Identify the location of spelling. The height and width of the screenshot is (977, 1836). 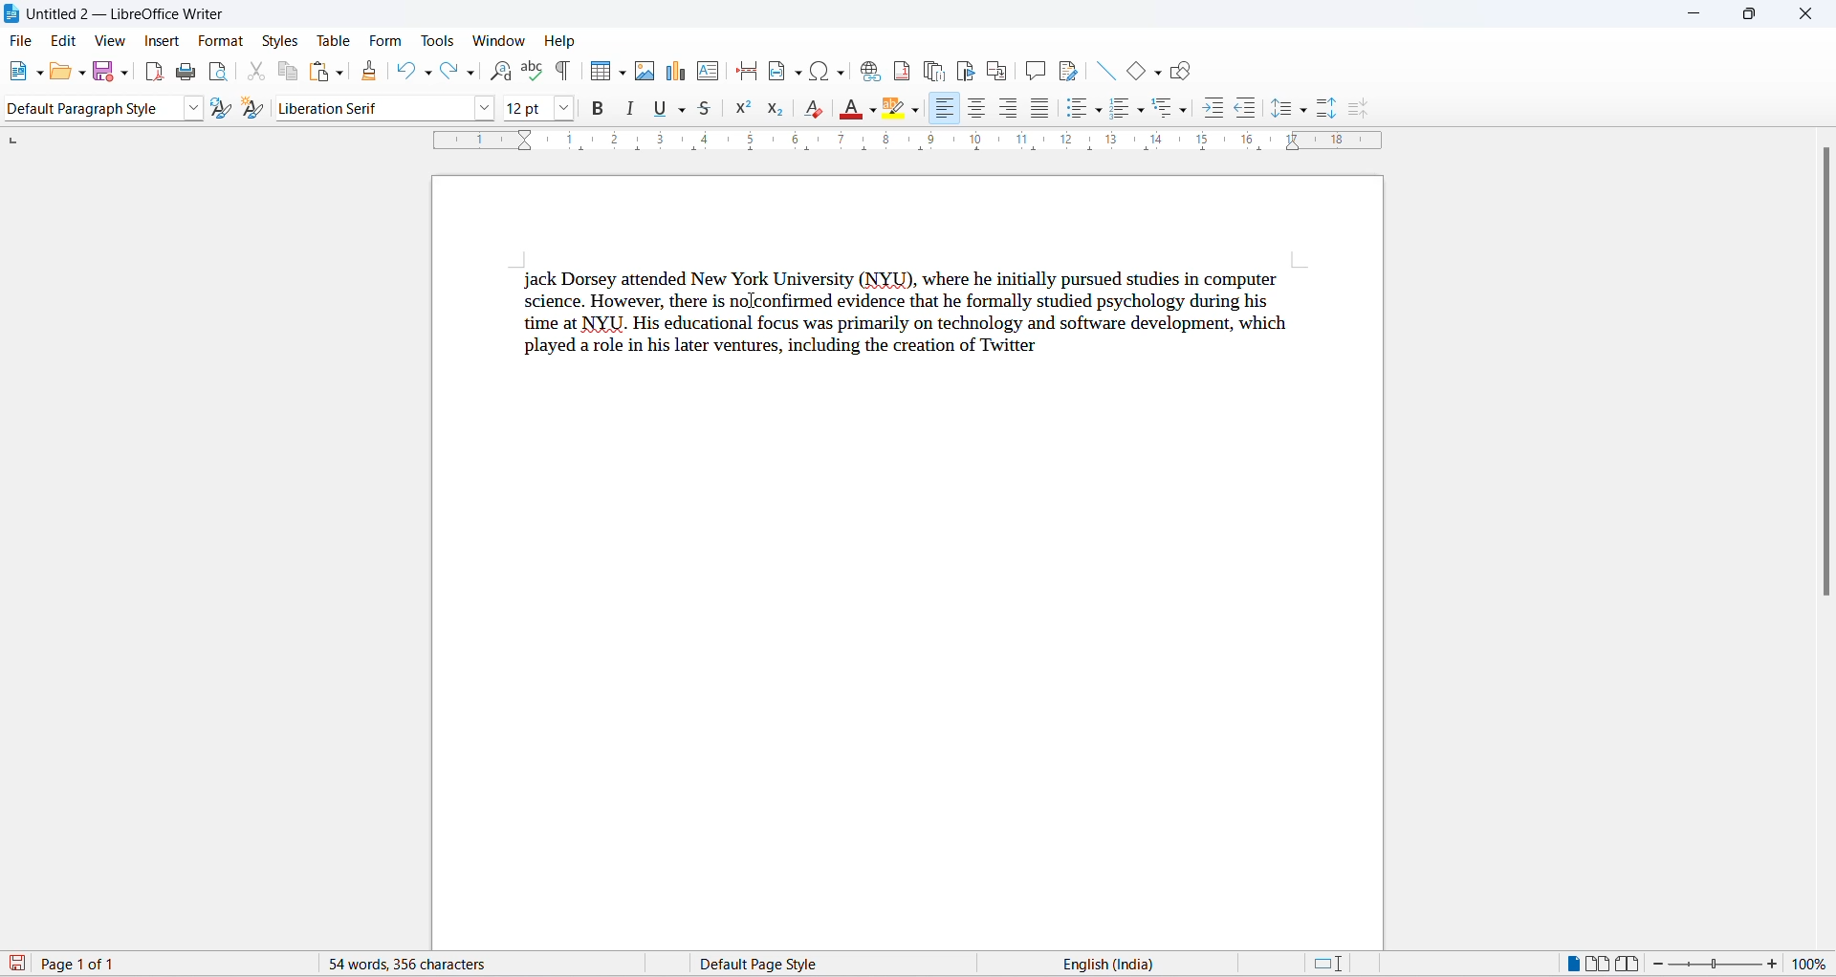
(533, 69).